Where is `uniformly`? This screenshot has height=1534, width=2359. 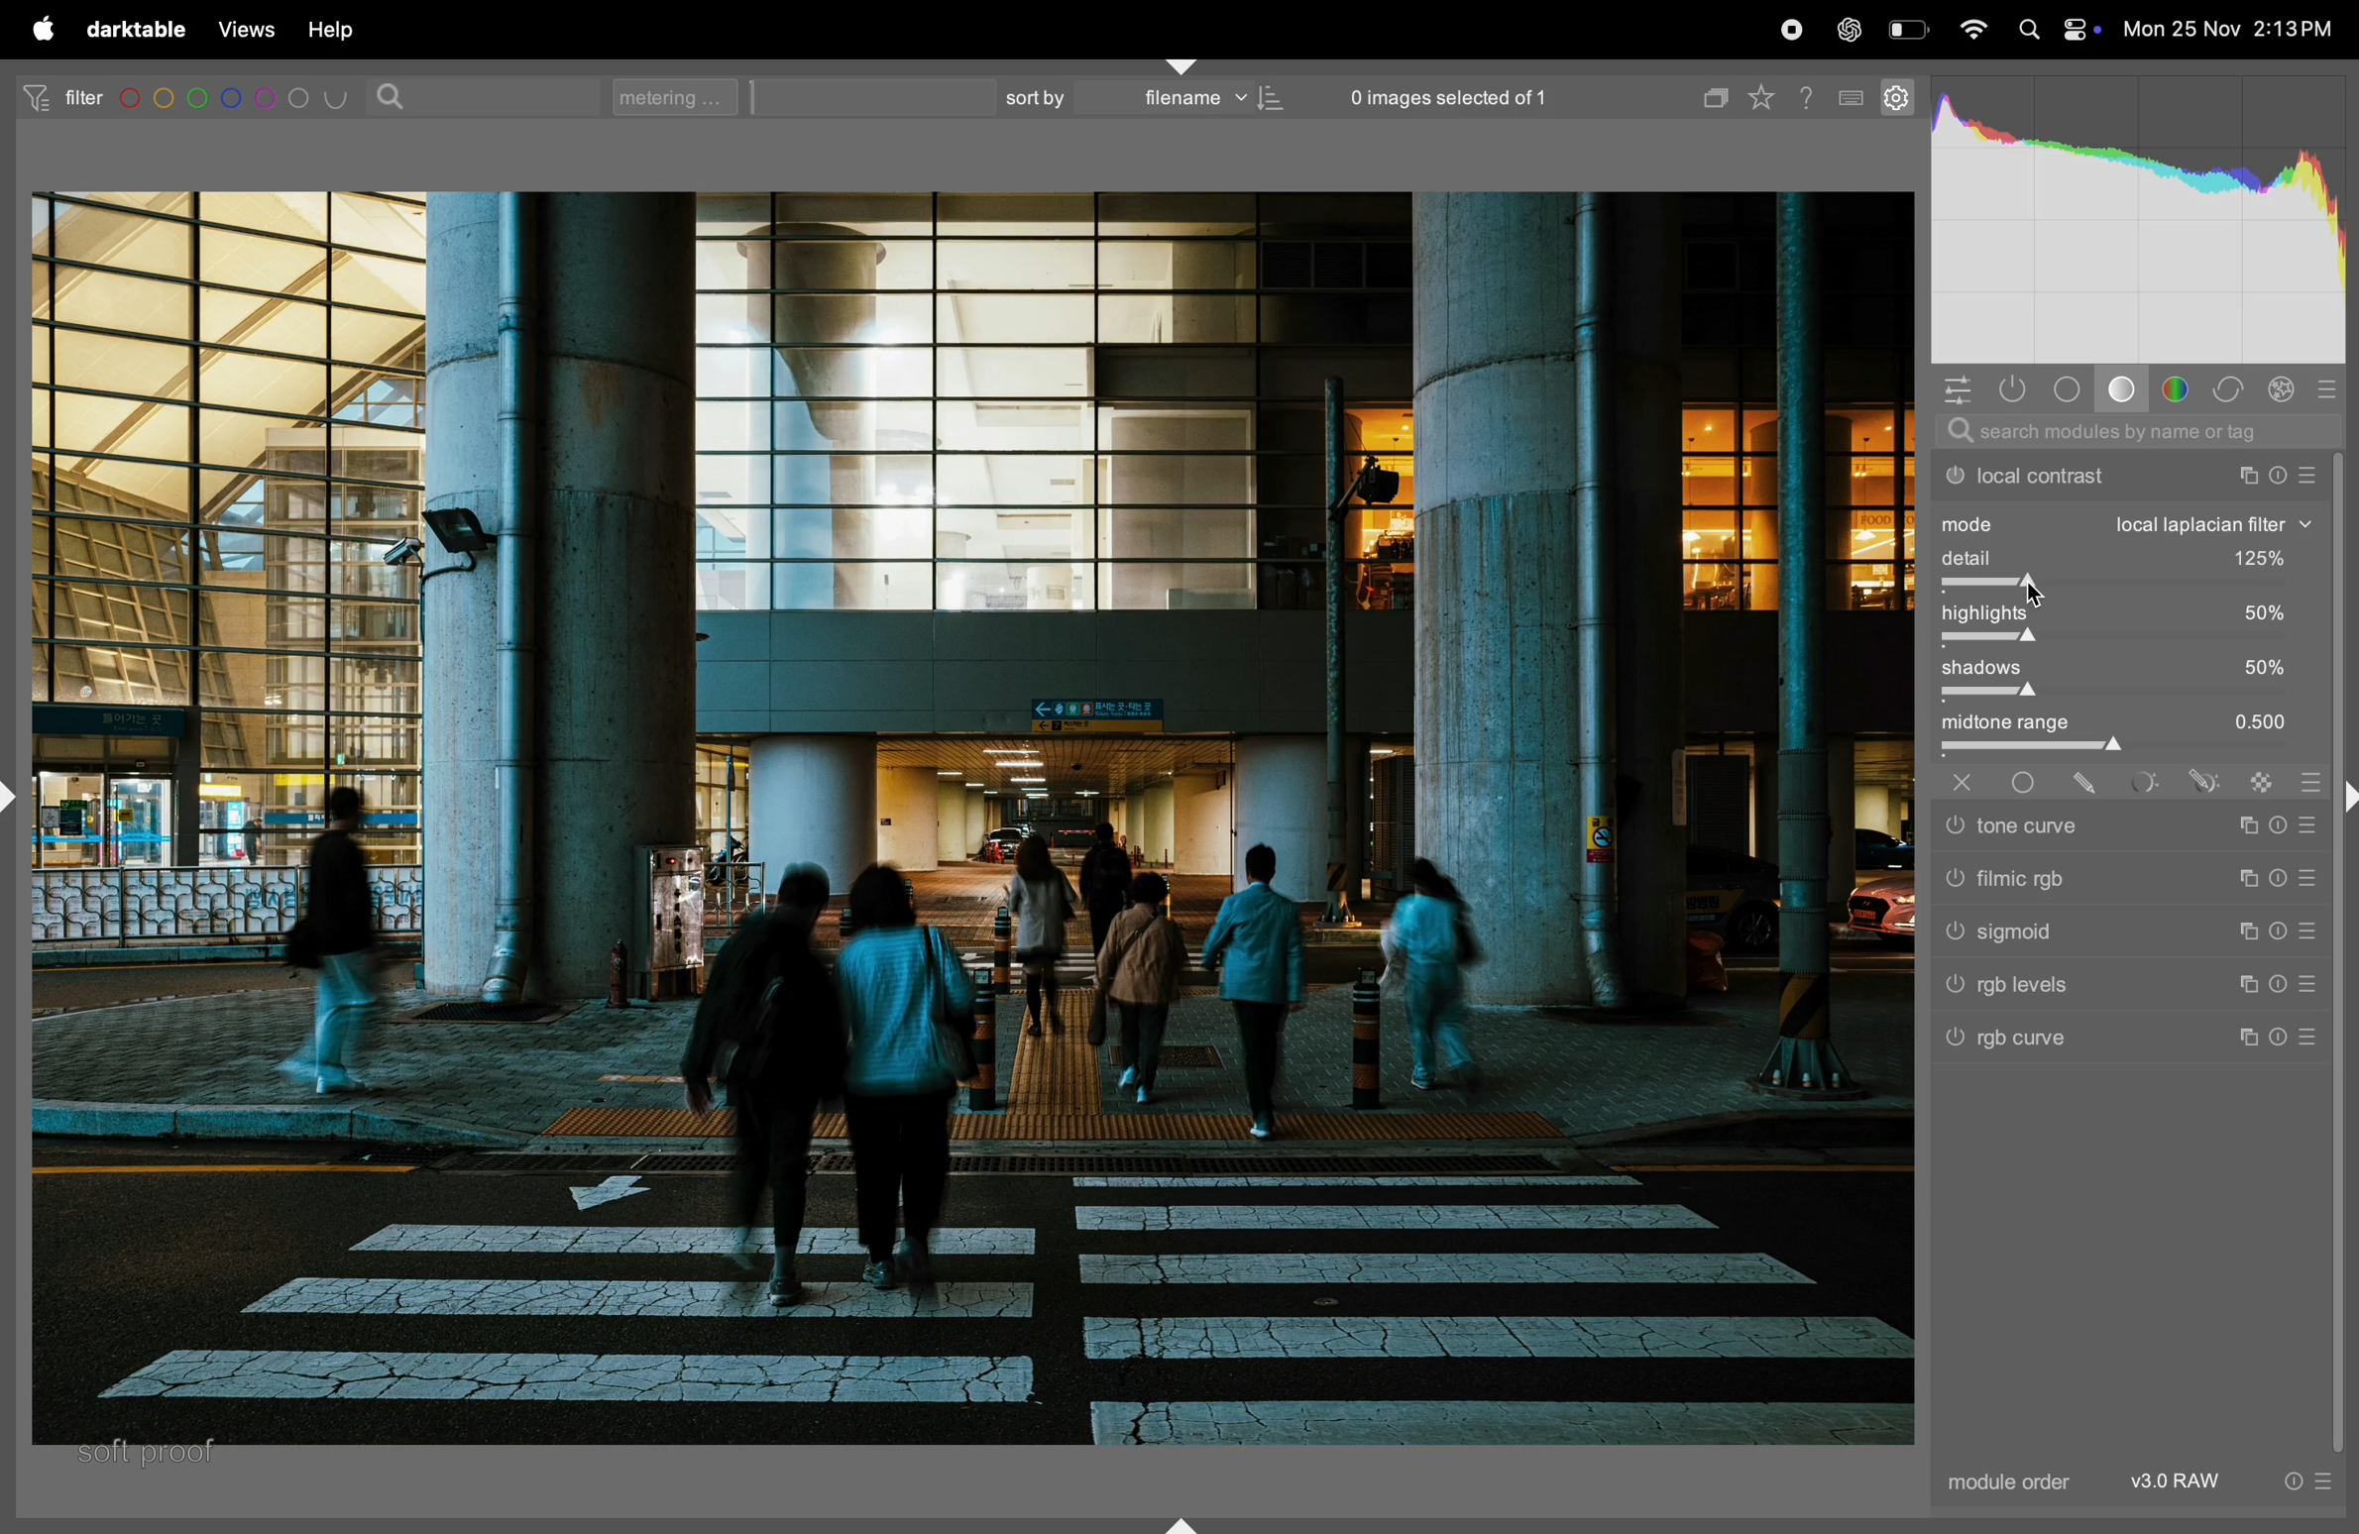 uniformly is located at coordinates (2025, 784).